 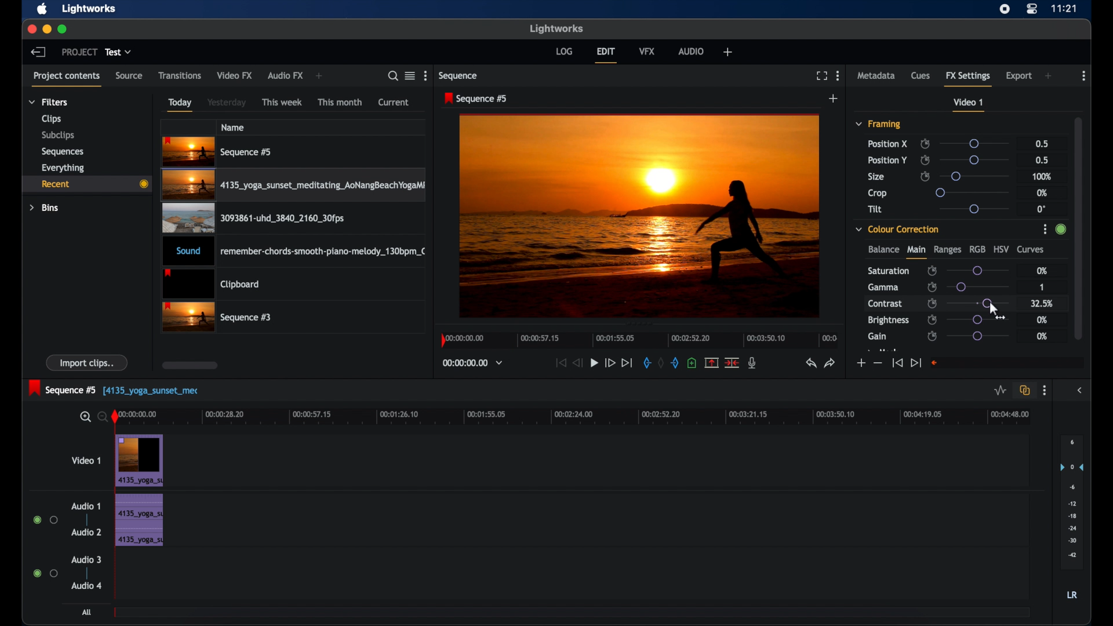 I want to click on position y, so click(x=887, y=160).